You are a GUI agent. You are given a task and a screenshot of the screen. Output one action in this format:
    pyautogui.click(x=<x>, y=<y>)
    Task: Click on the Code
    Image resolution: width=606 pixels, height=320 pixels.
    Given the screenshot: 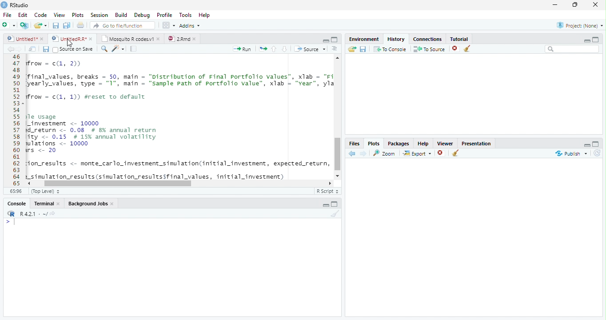 What is the action you would take?
    pyautogui.click(x=40, y=15)
    